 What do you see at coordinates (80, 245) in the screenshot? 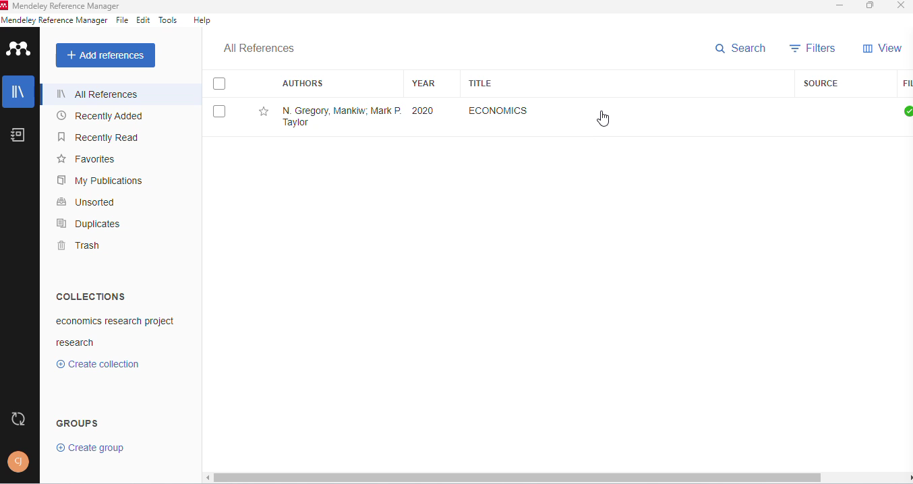
I see `trash` at bounding box center [80, 245].